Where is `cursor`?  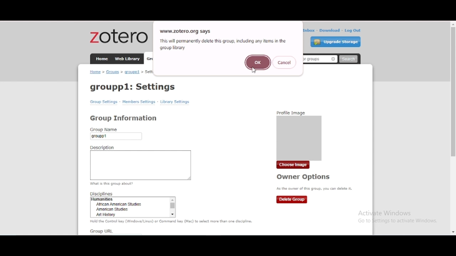
cursor is located at coordinates (253, 71).